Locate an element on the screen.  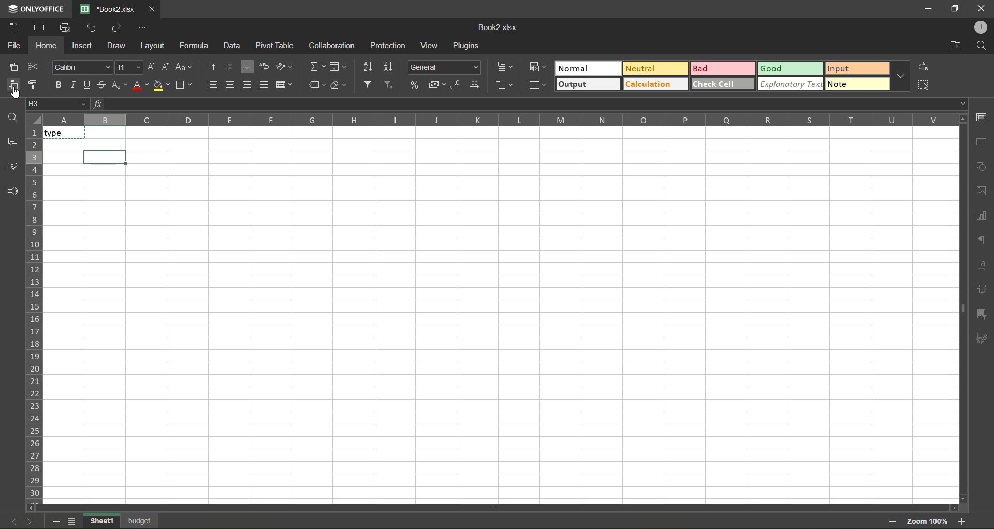
percent is located at coordinates (413, 84).